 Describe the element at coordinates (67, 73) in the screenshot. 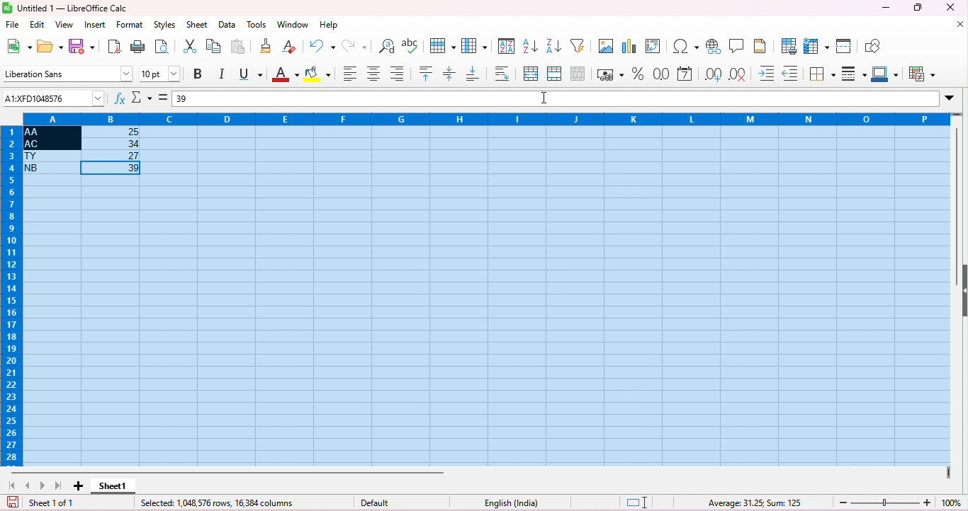

I see `font style` at that location.